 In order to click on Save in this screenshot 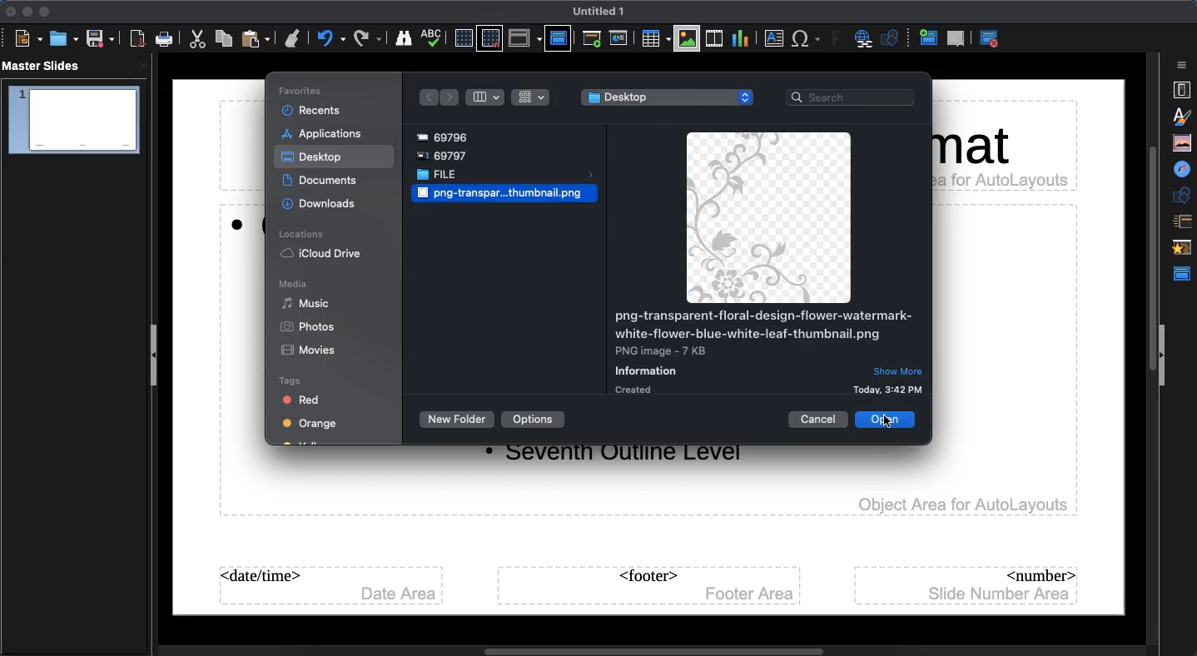, I will do `click(99, 39)`.